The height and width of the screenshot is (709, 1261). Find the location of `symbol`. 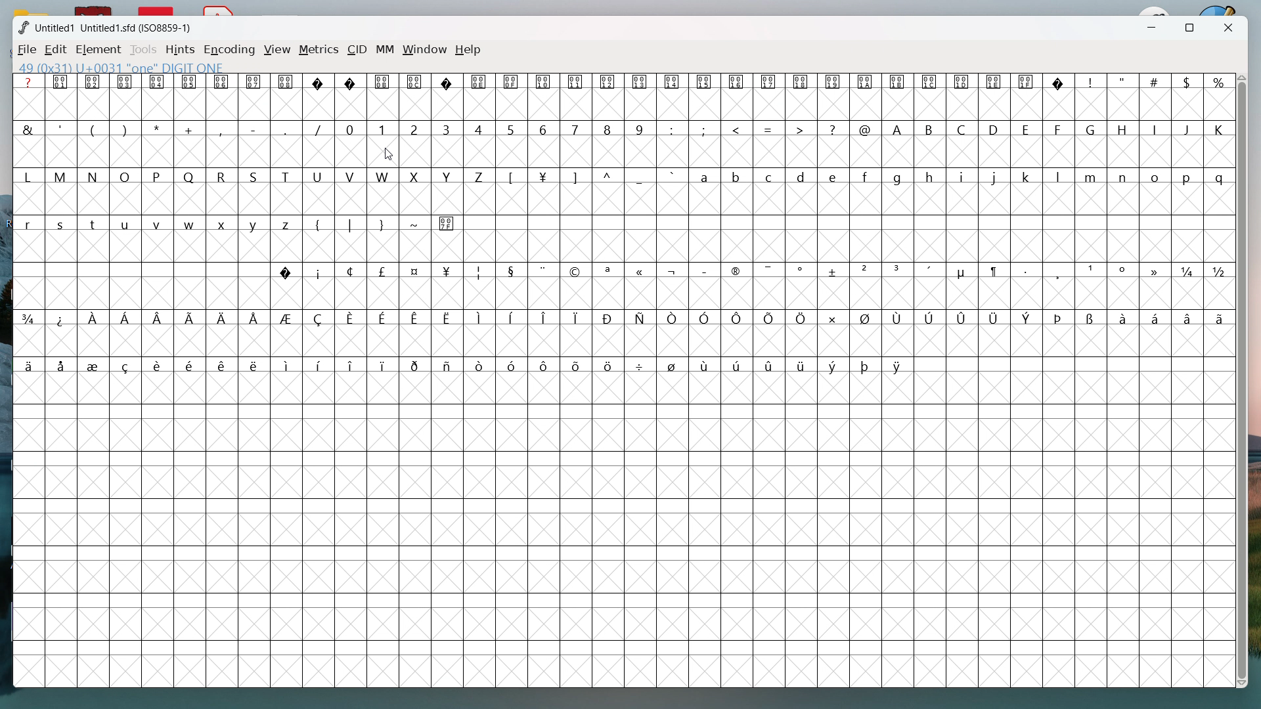

symbol is located at coordinates (673, 81).